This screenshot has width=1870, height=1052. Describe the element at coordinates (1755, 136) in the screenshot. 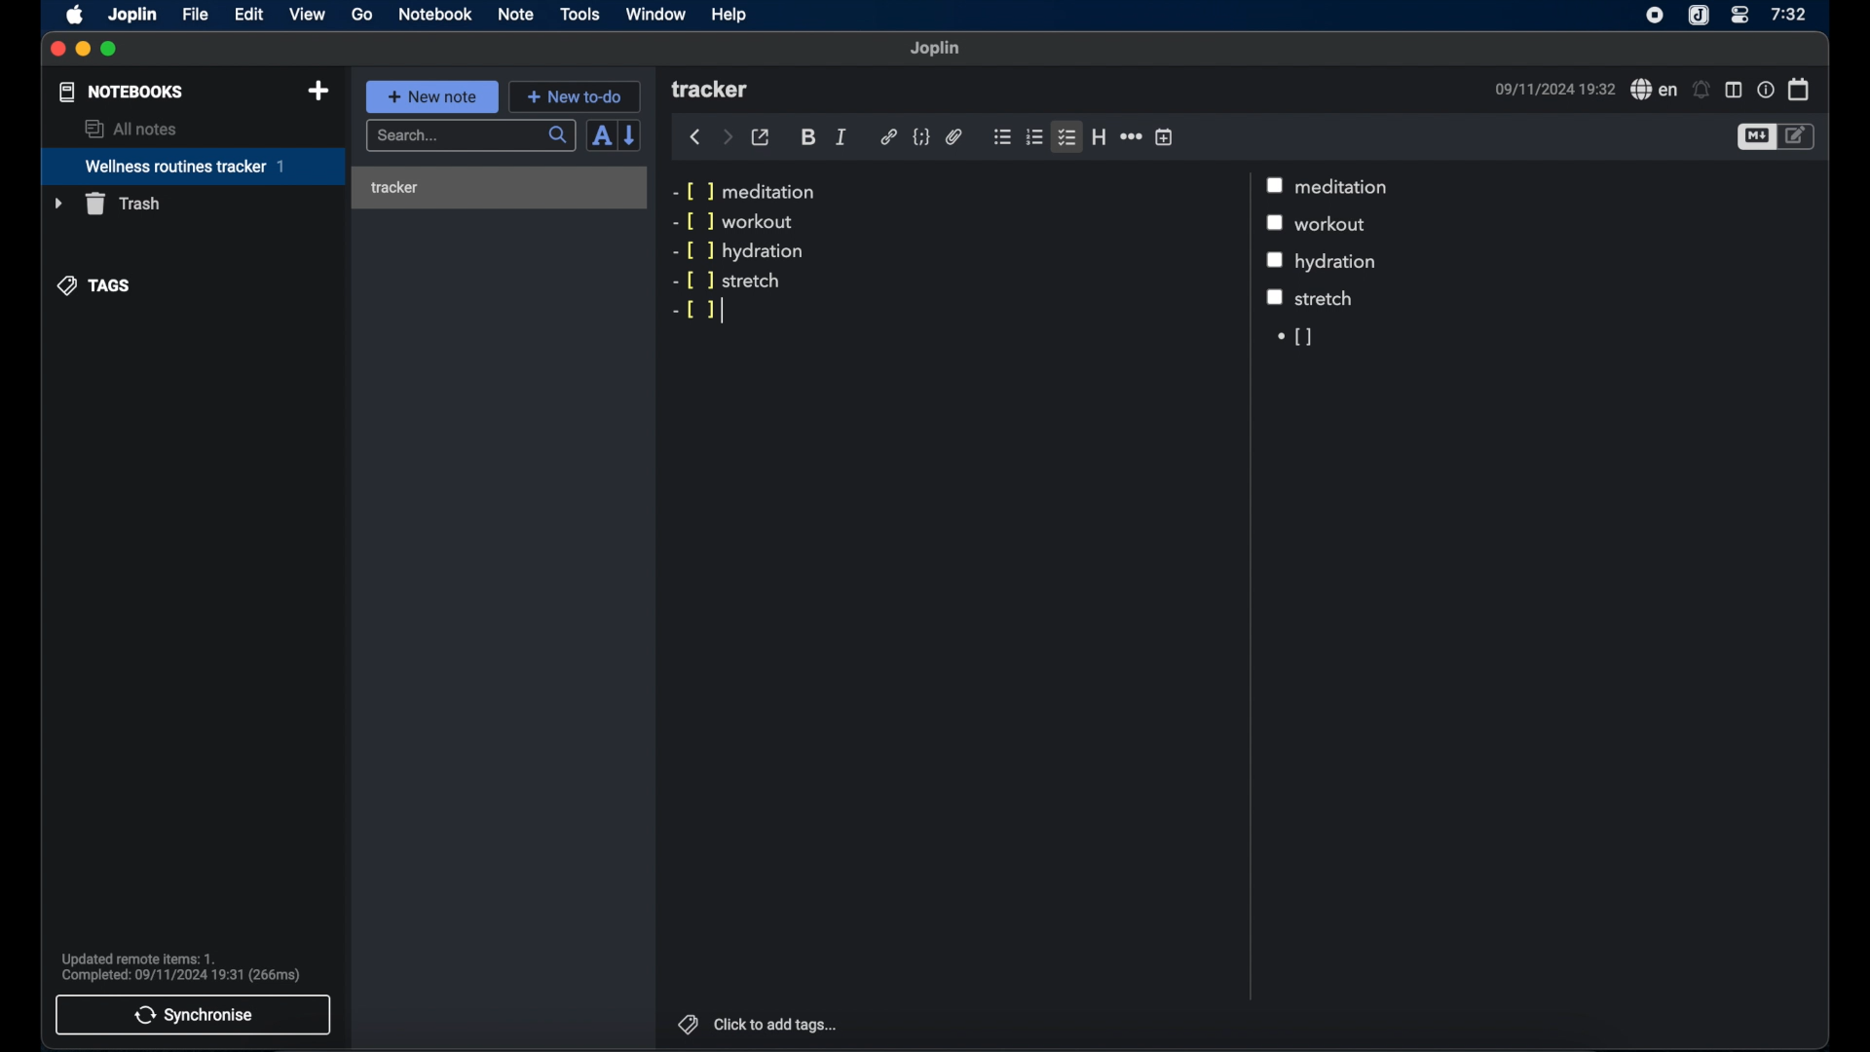

I see `toggle editor` at that location.